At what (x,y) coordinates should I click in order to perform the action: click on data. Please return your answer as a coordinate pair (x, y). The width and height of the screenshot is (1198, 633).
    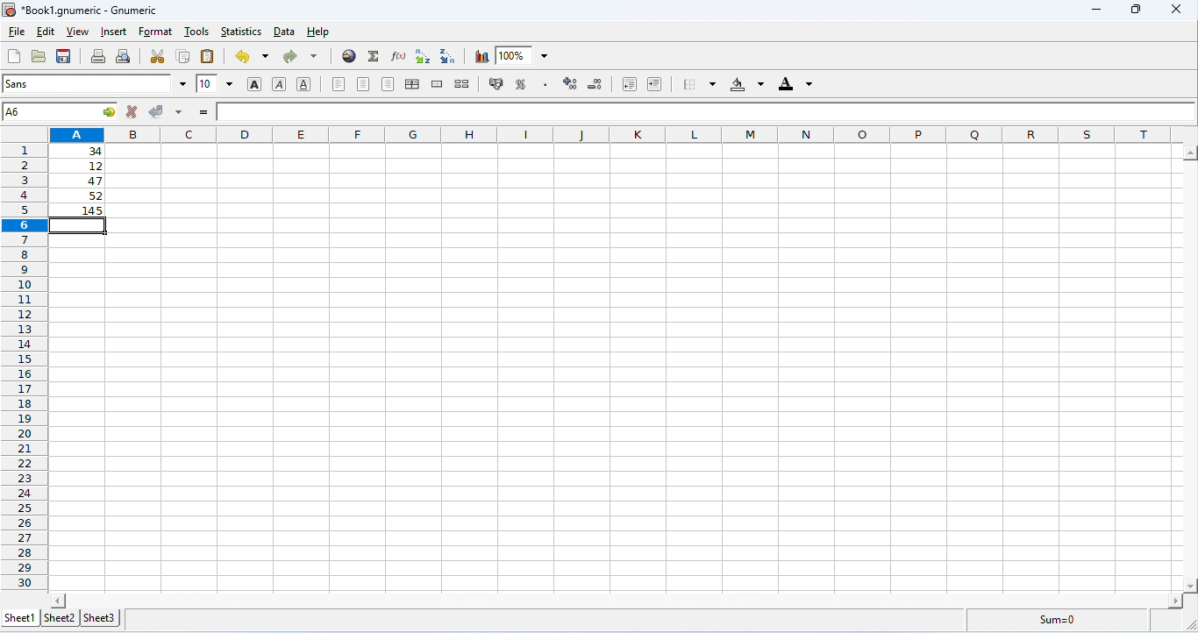
    Looking at the image, I should click on (286, 32).